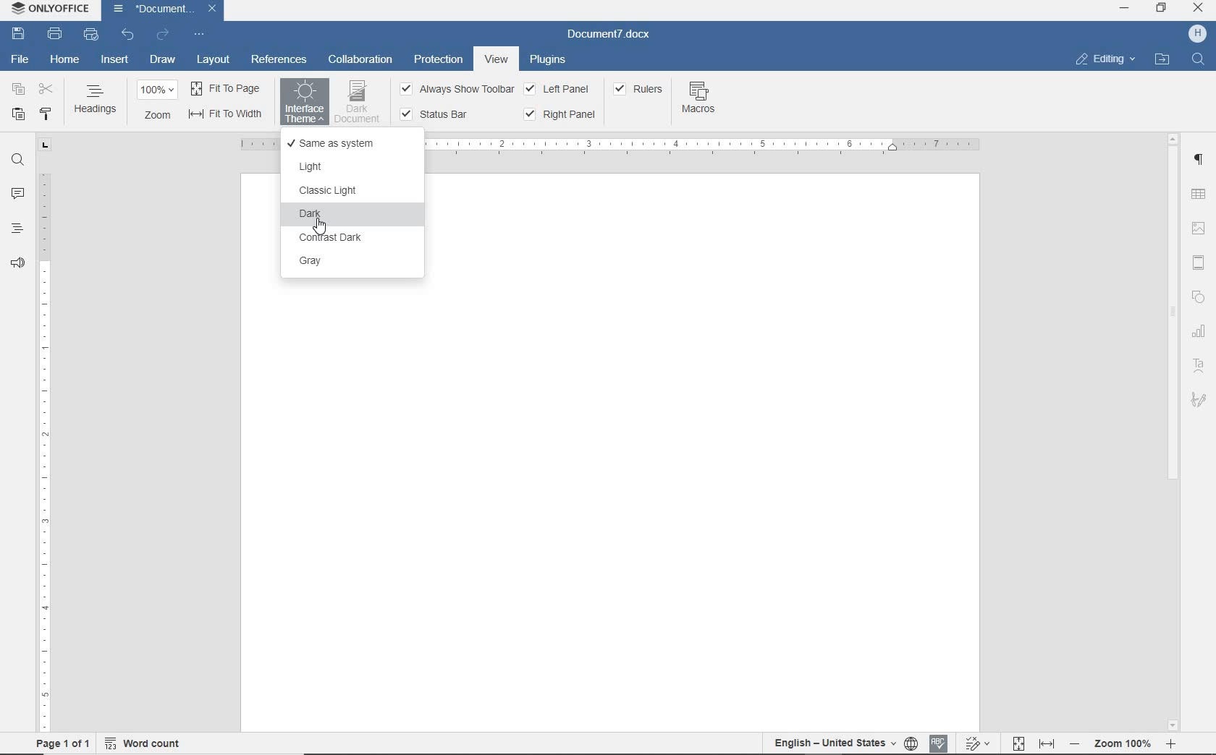 The height and width of the screenshot is (755, 1216). Describe the element at coordinates (164, 36) in the screenshot. I see `REDO` at that location.